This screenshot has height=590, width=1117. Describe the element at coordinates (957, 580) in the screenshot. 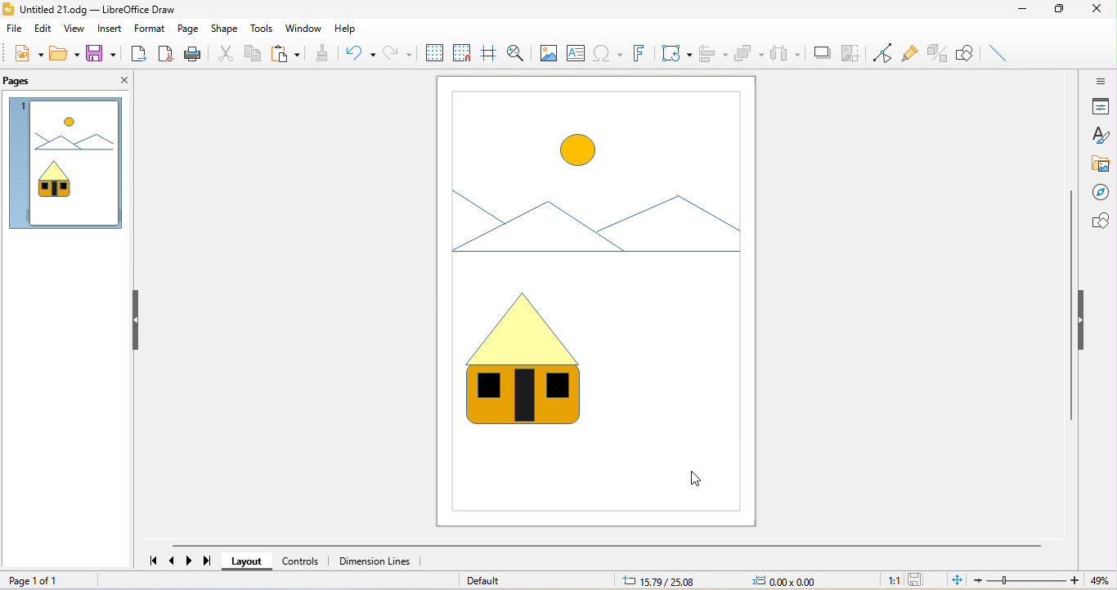

I see `fit page ` at that location.